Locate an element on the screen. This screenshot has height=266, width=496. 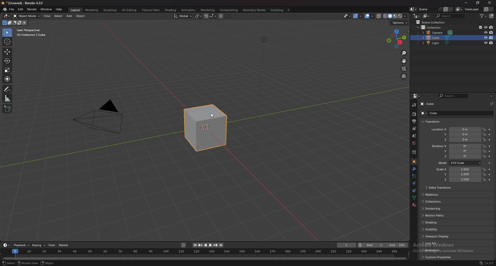
edit is located at coordinates (21, 9).